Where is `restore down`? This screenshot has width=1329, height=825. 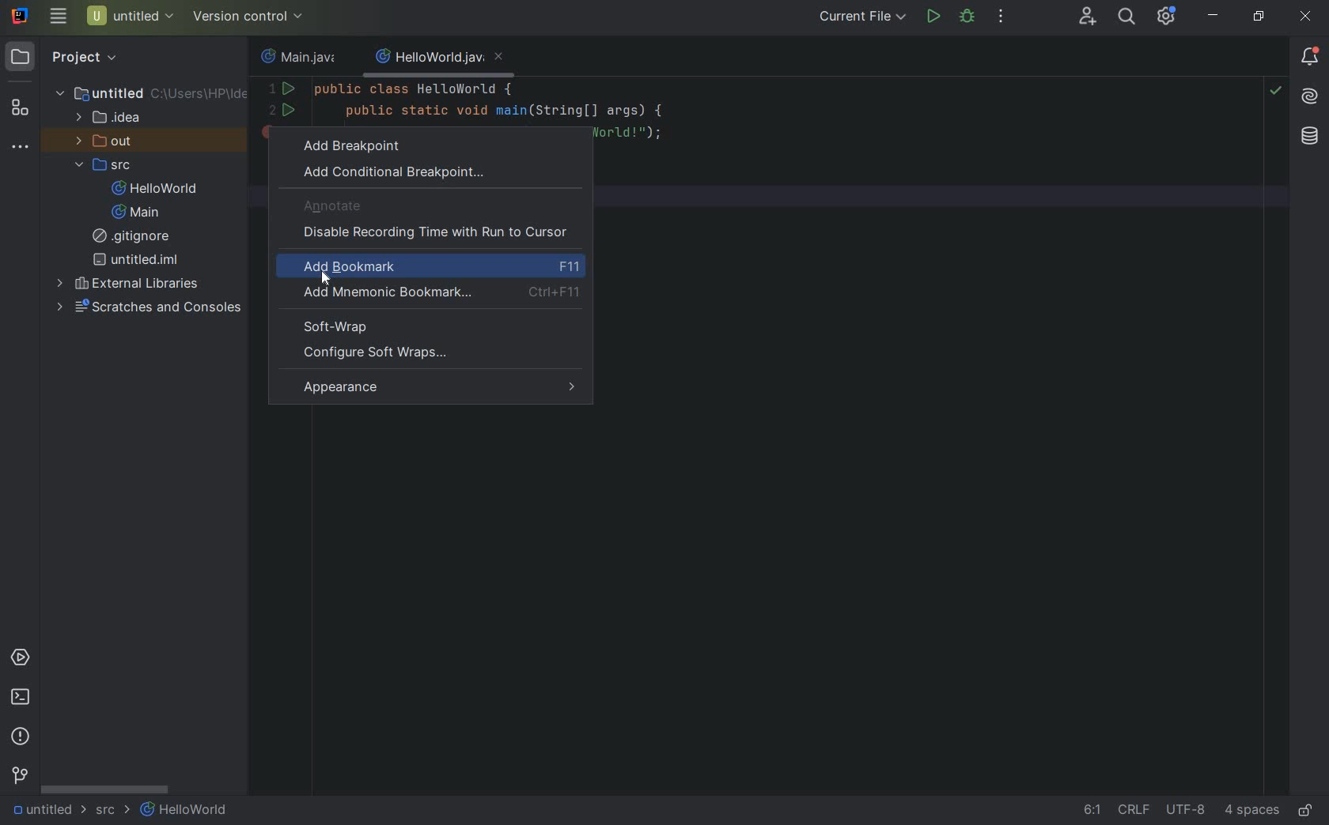
restore down is located at coordinates (1258, 16).